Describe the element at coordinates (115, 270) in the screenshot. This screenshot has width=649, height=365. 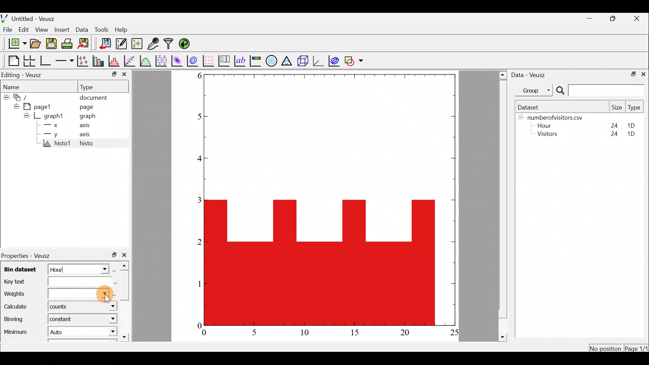
I see `select using dataset browser` at that location.